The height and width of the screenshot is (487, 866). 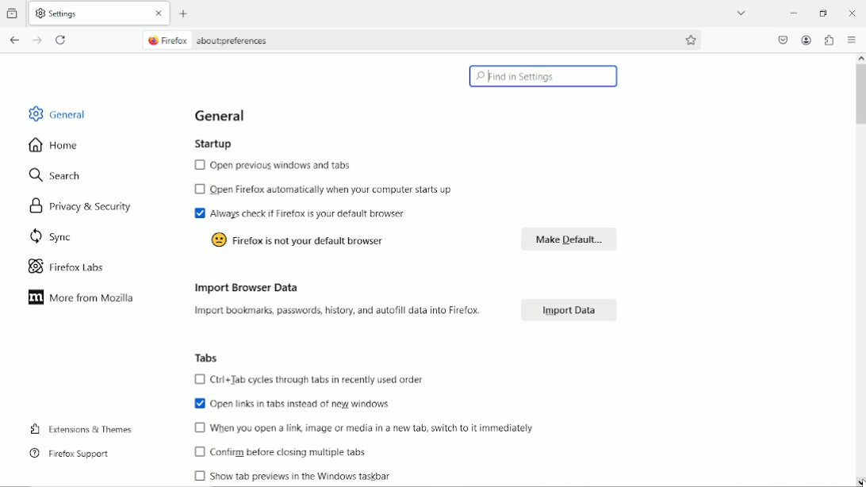 I want to click on go forward, so click(x=37, y=40).